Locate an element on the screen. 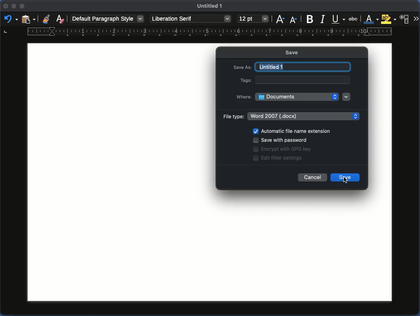 The width and height of the screenshot is (420, 316). Save with password is located at coordinates (281, 139).